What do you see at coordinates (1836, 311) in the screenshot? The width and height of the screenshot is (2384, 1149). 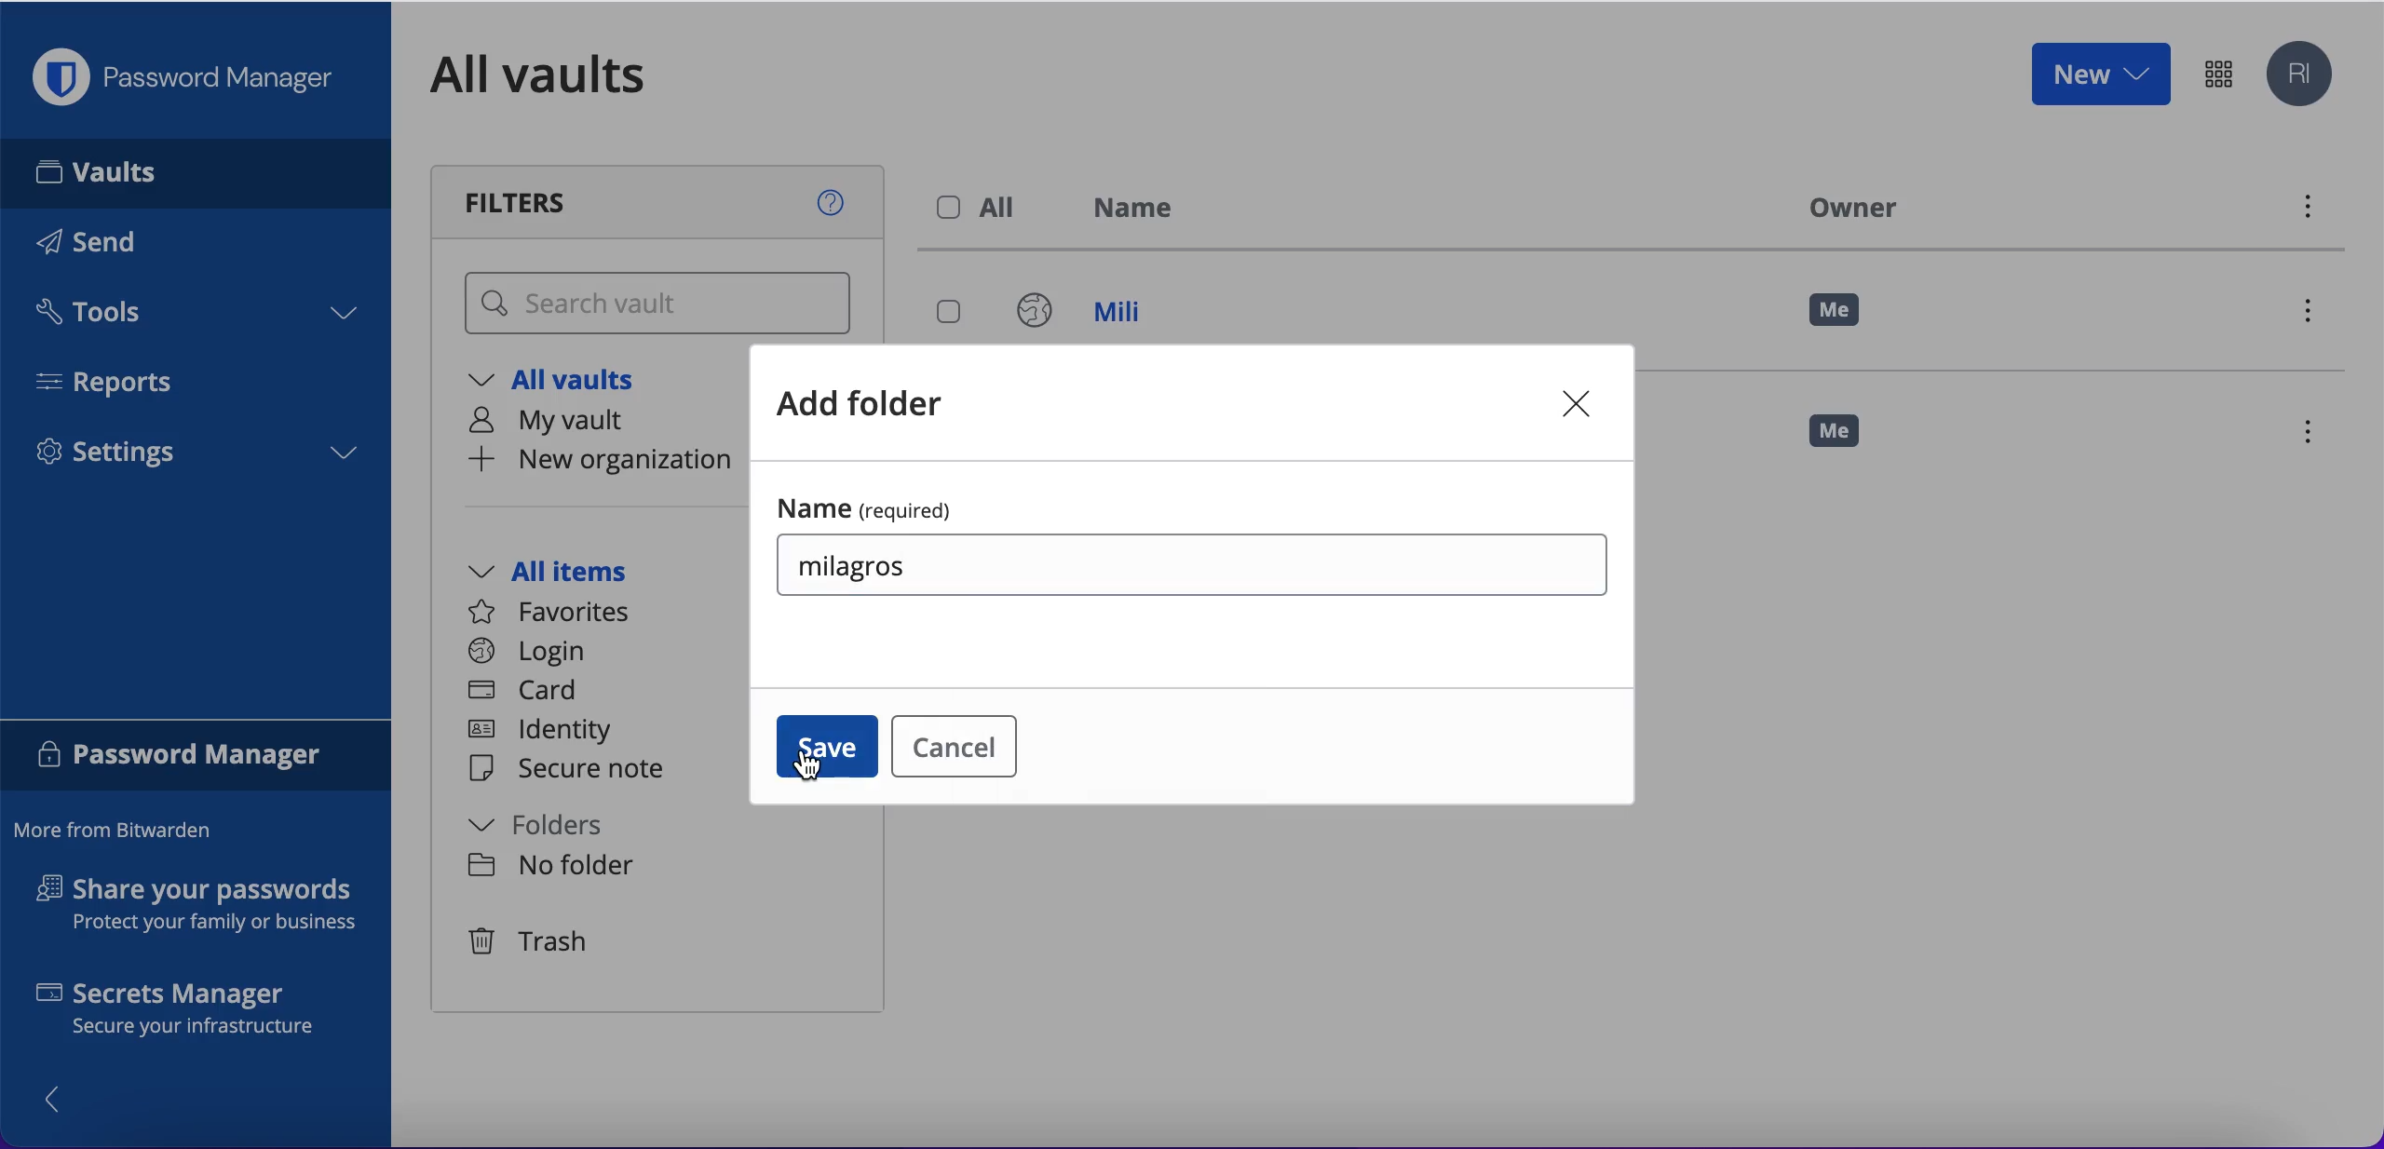 I see `me` at bounding box center [1836, 311].